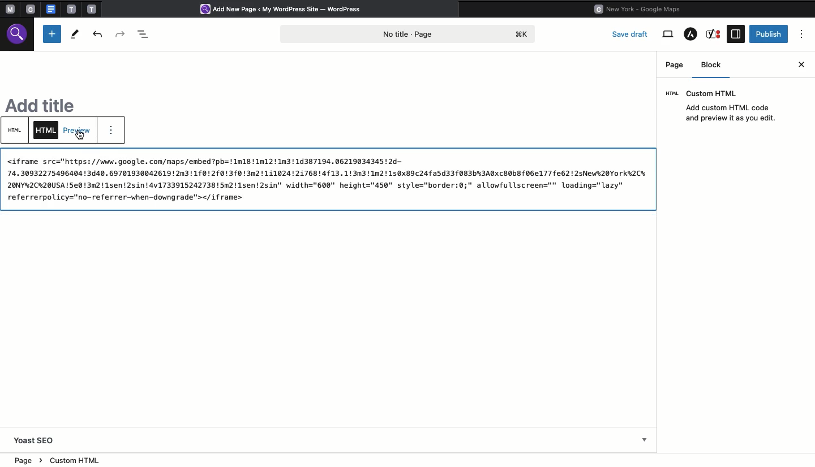 This screenshot has height=467, width=815. I want to click on Google maps, so click(641, 8).